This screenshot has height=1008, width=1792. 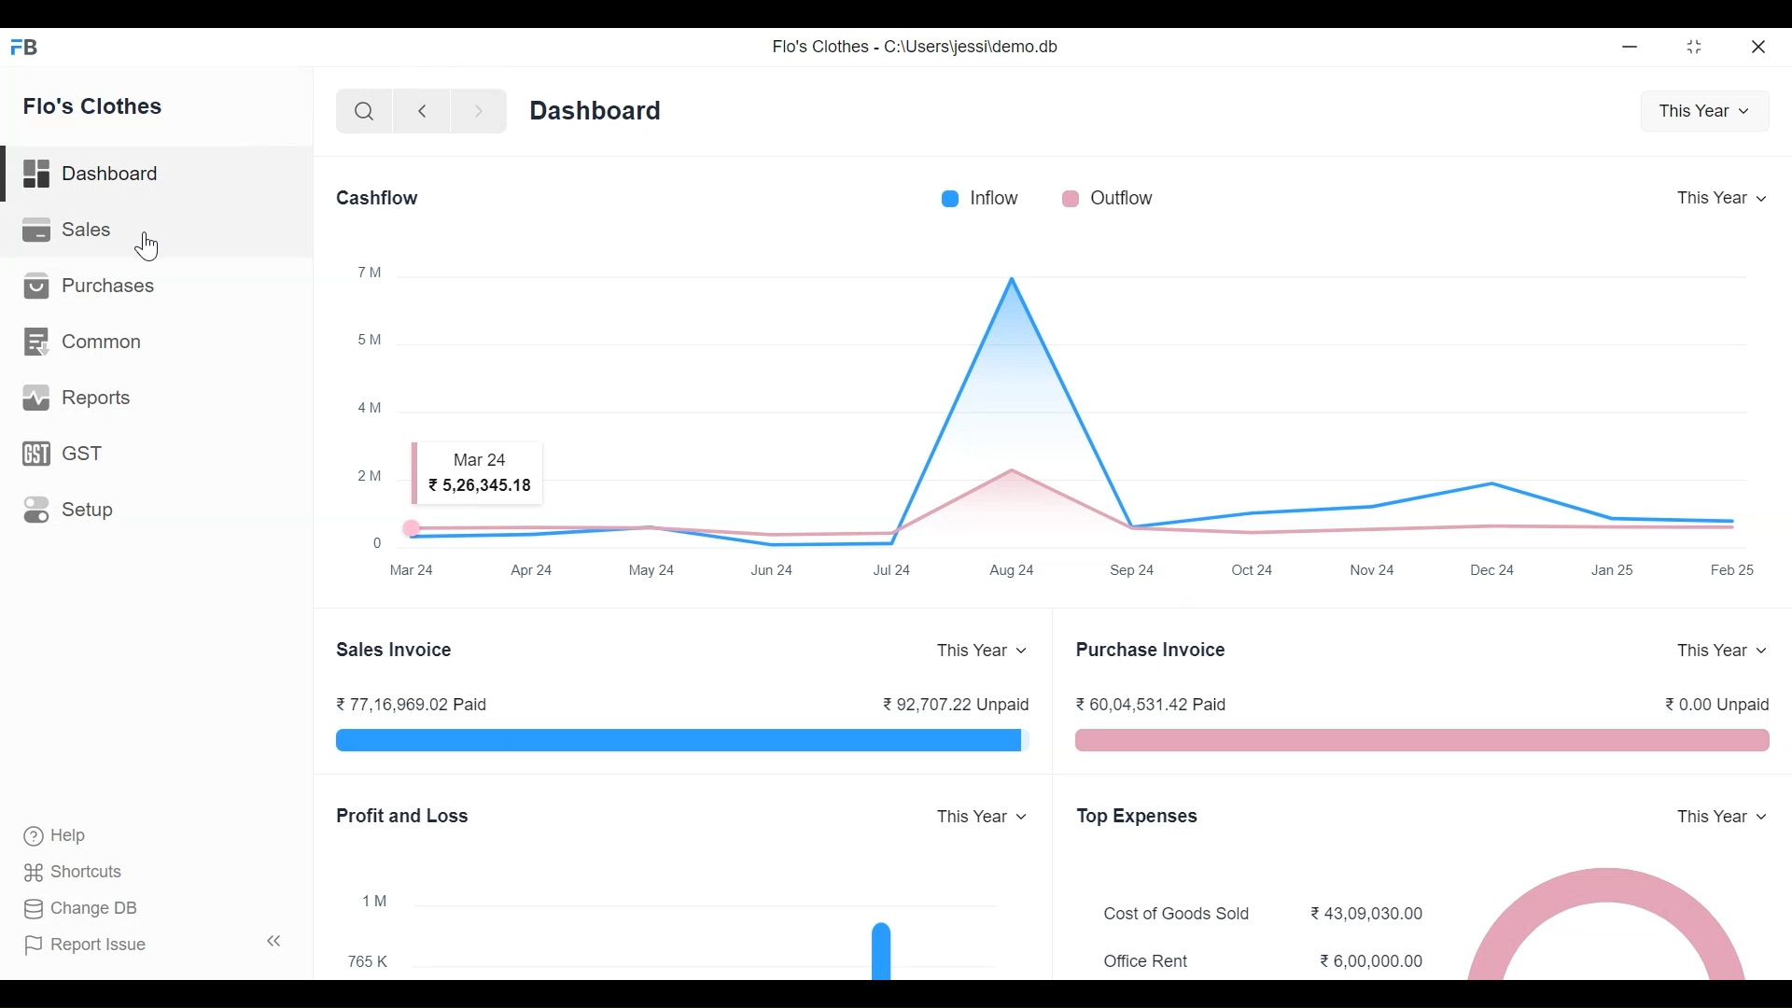 I want to click on i, so click(x=372, y=900).